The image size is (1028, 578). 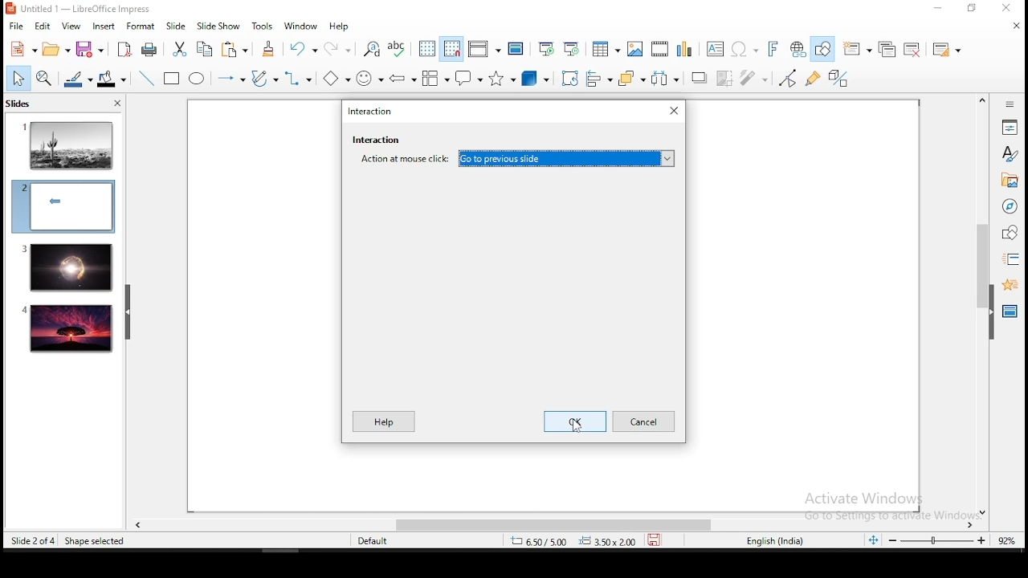 What do you see at coordinates (1007, 539) in the screenshot?
I see `zoom level` at bounding box center [1007, 539].